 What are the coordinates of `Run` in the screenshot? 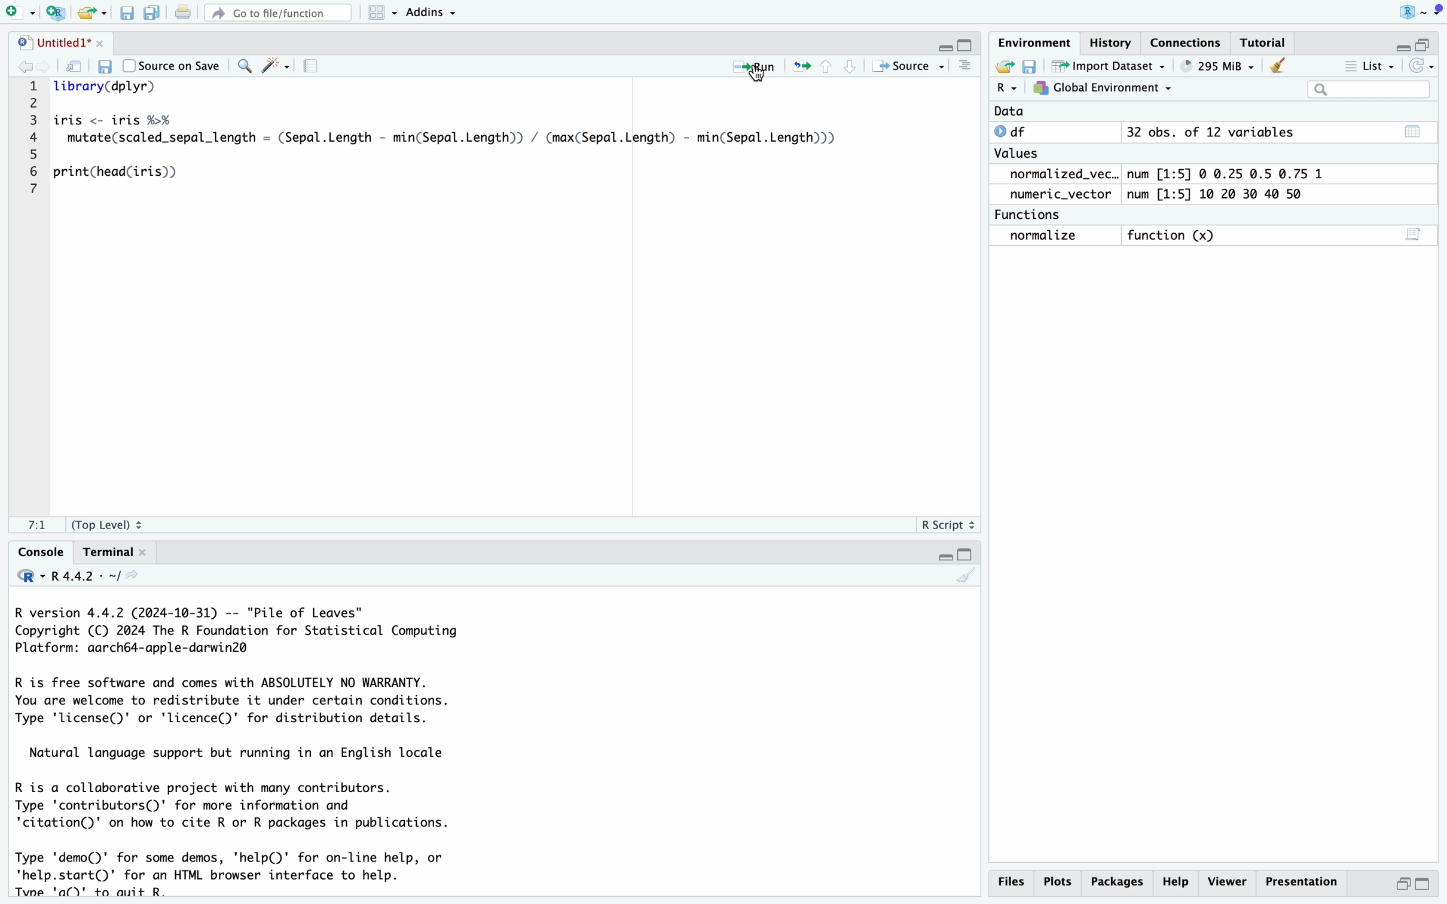 It's located at (746, 66).